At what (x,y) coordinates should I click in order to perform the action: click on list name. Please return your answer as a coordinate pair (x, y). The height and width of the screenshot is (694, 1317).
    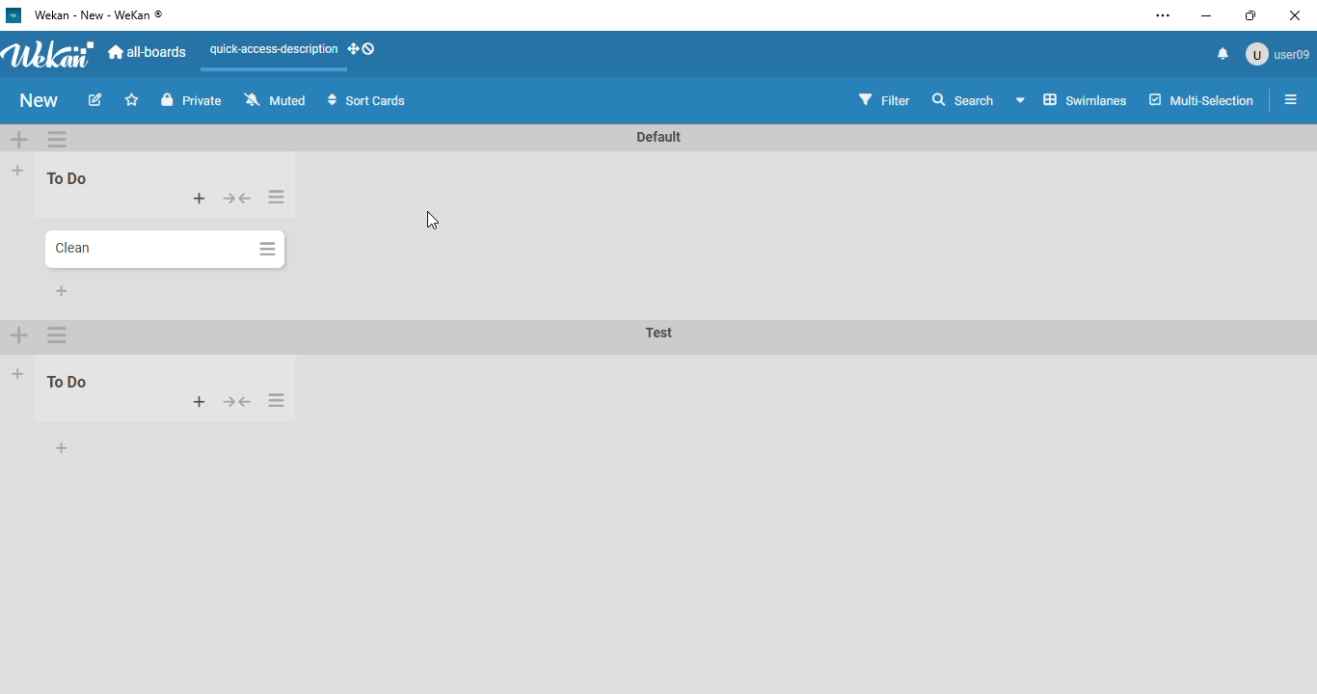
    Looking at the image, I should click on (67, 381).